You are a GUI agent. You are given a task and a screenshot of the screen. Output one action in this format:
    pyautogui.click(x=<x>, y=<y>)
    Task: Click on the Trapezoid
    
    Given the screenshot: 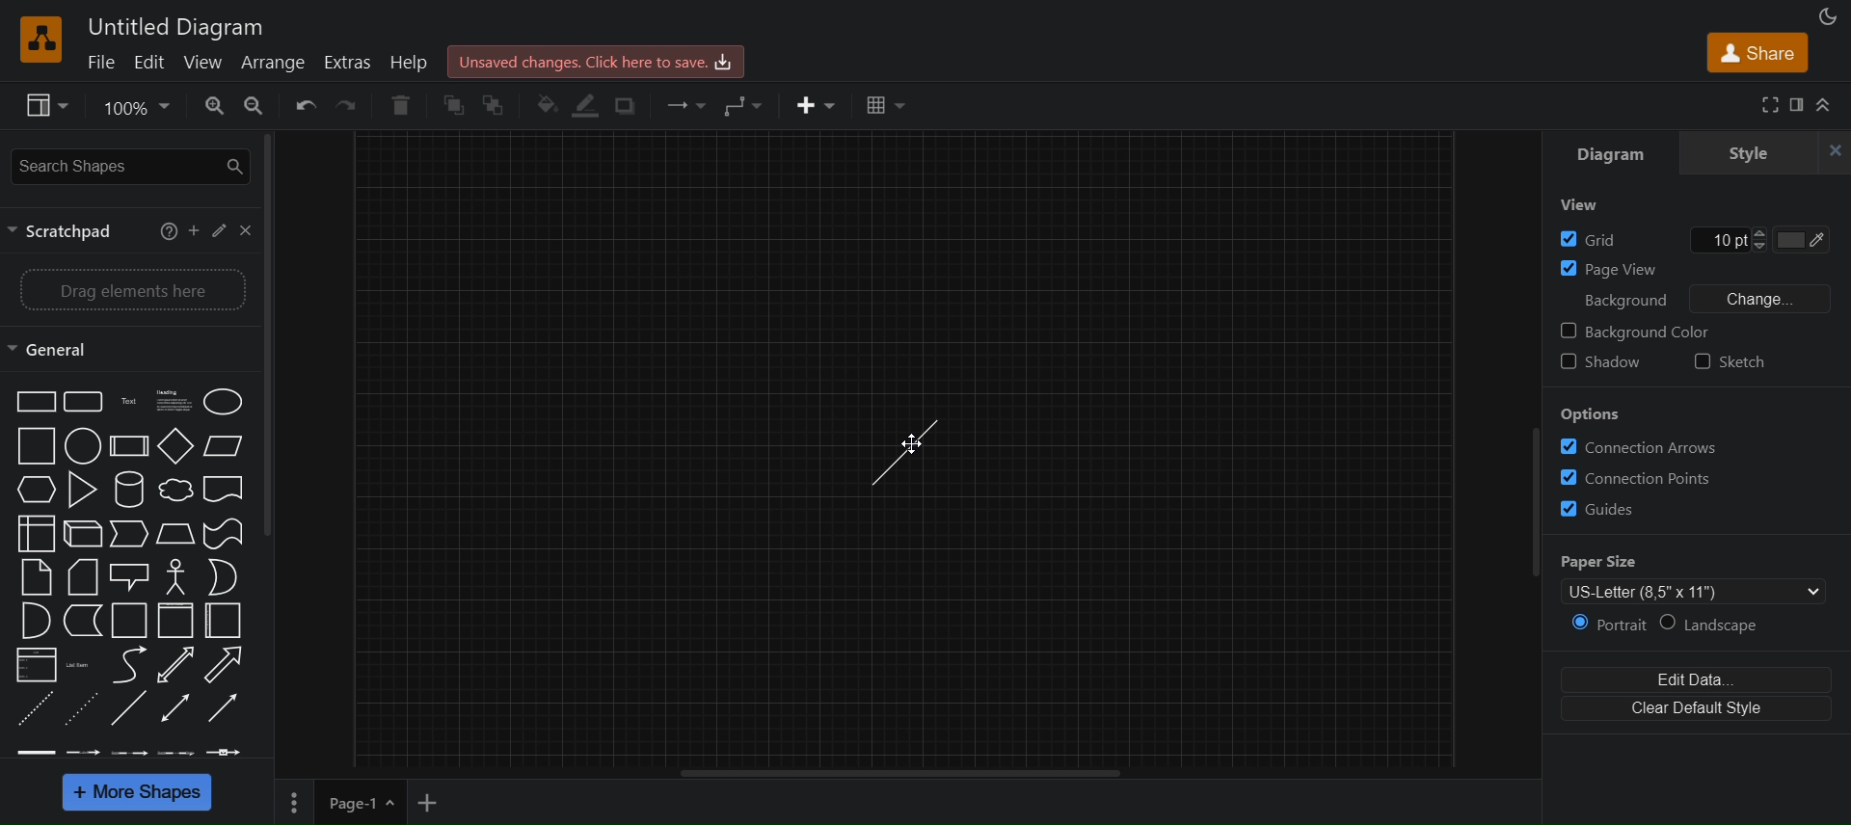 What is the action you would take?
    pyautogui.click(x=174, y=533)
    